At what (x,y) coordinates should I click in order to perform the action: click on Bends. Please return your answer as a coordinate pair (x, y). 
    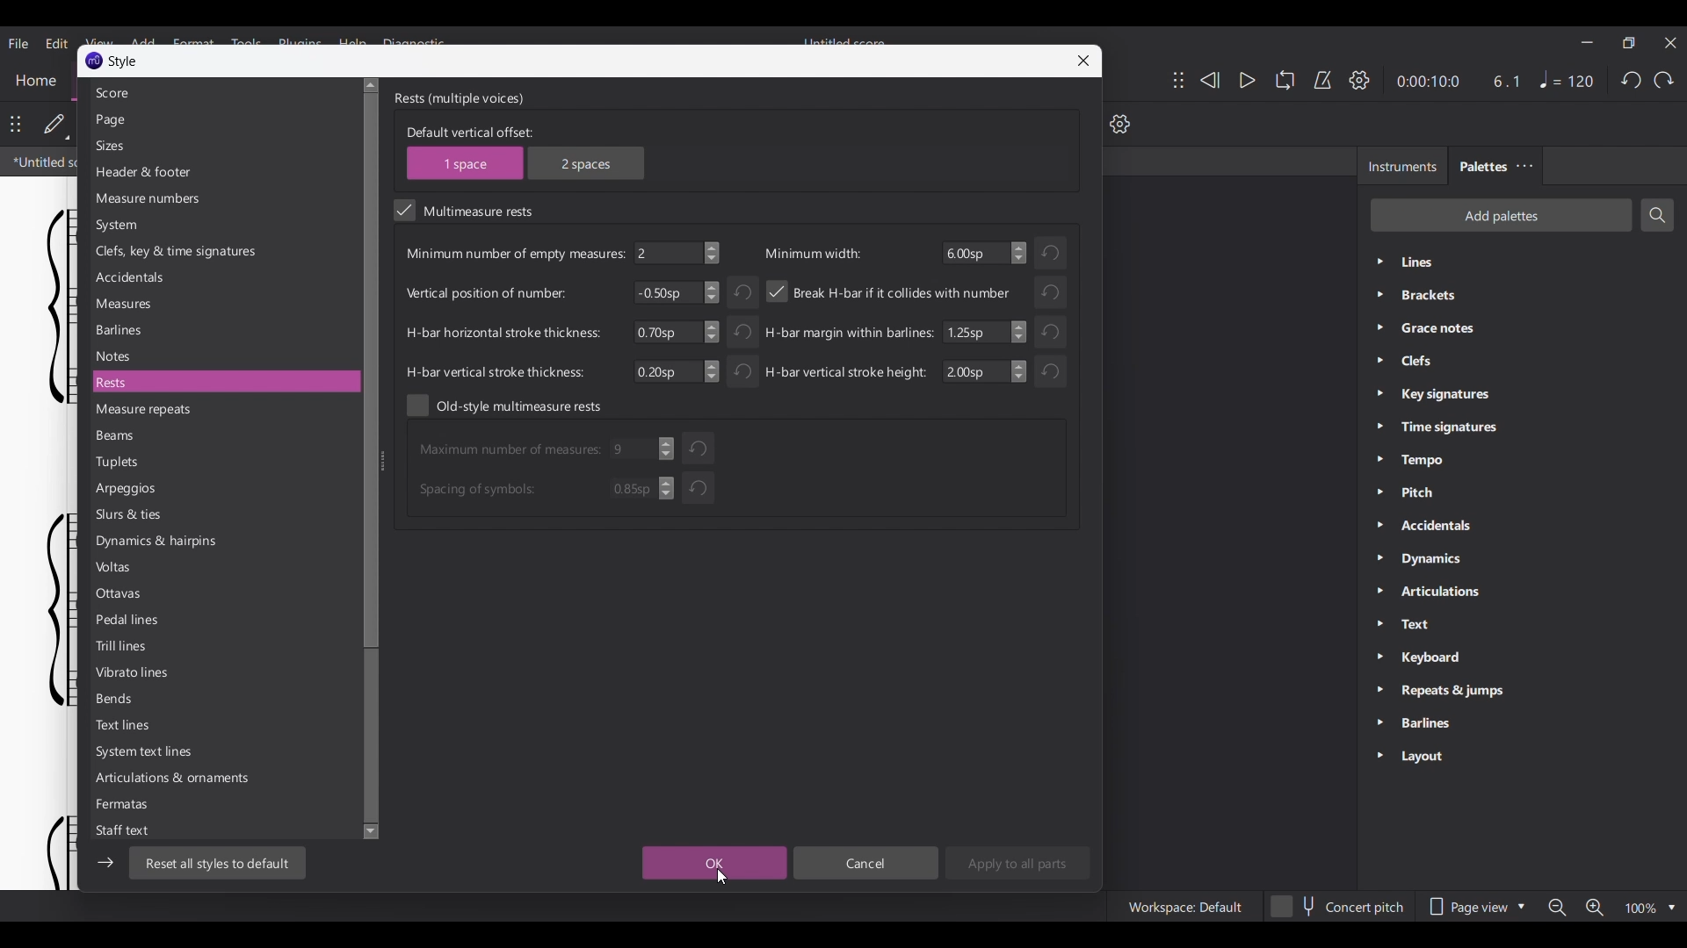
    Looking at the image, I should click on (222, 699).